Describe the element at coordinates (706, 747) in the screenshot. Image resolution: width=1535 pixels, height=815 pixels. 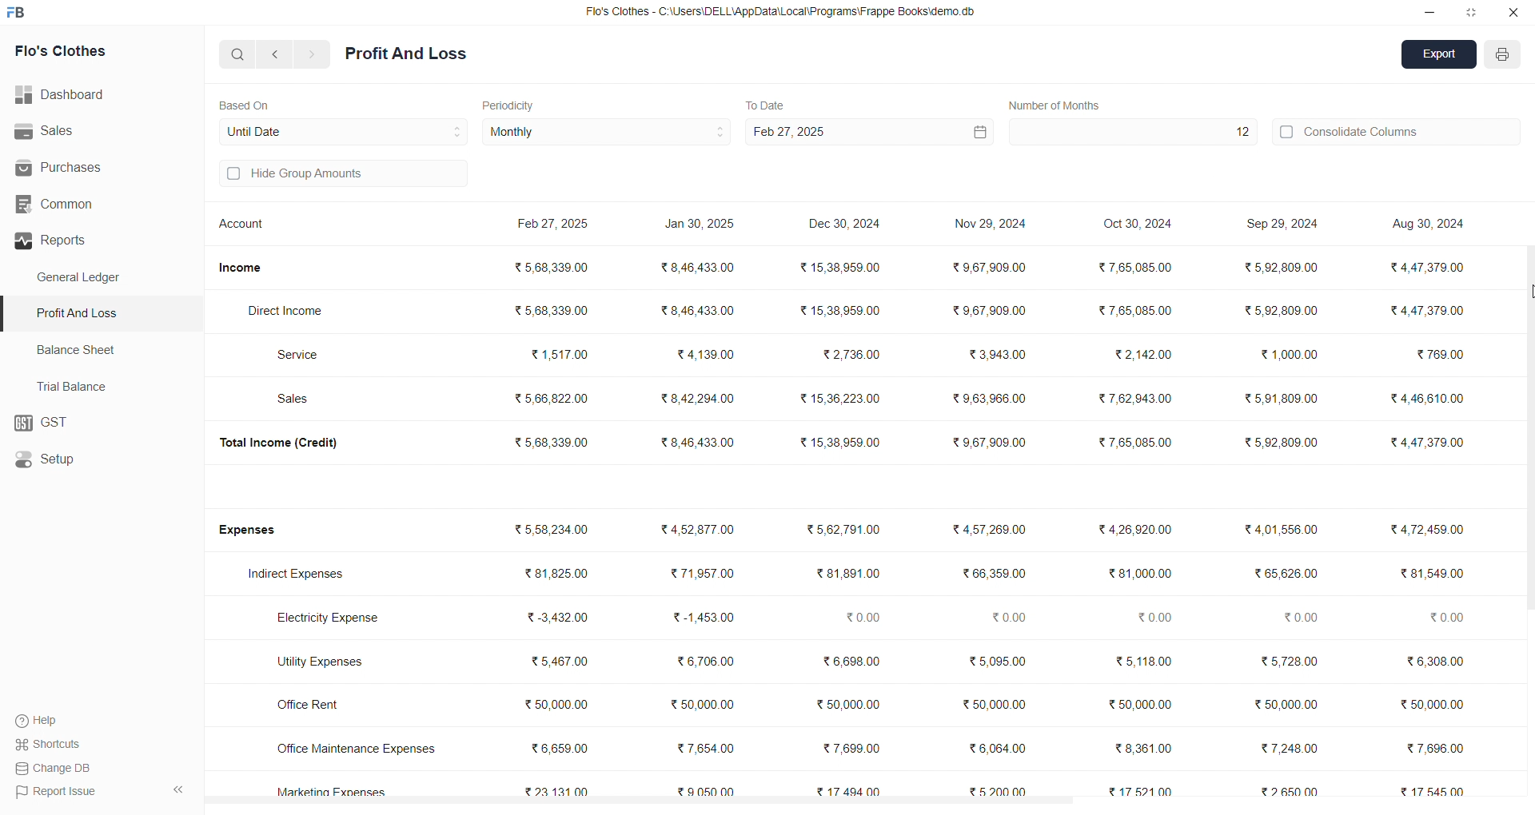
I see `₹ 7,654.00` at that location.